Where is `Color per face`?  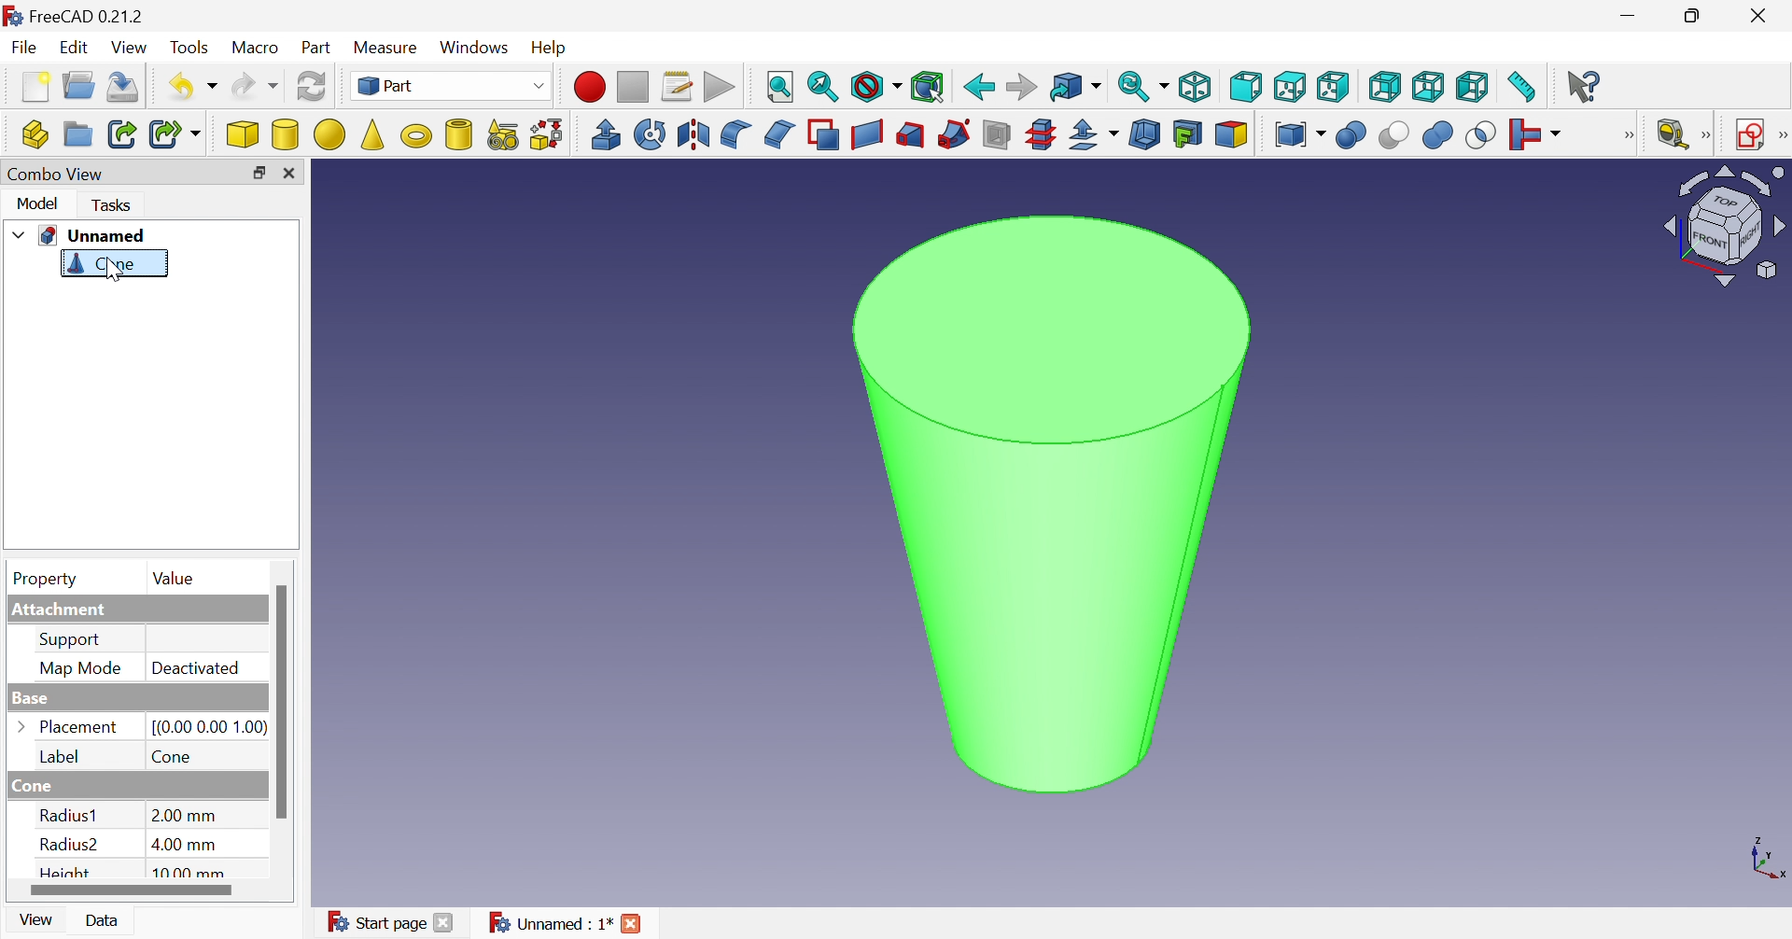
Color per face is located at coordinates (1230, 137).